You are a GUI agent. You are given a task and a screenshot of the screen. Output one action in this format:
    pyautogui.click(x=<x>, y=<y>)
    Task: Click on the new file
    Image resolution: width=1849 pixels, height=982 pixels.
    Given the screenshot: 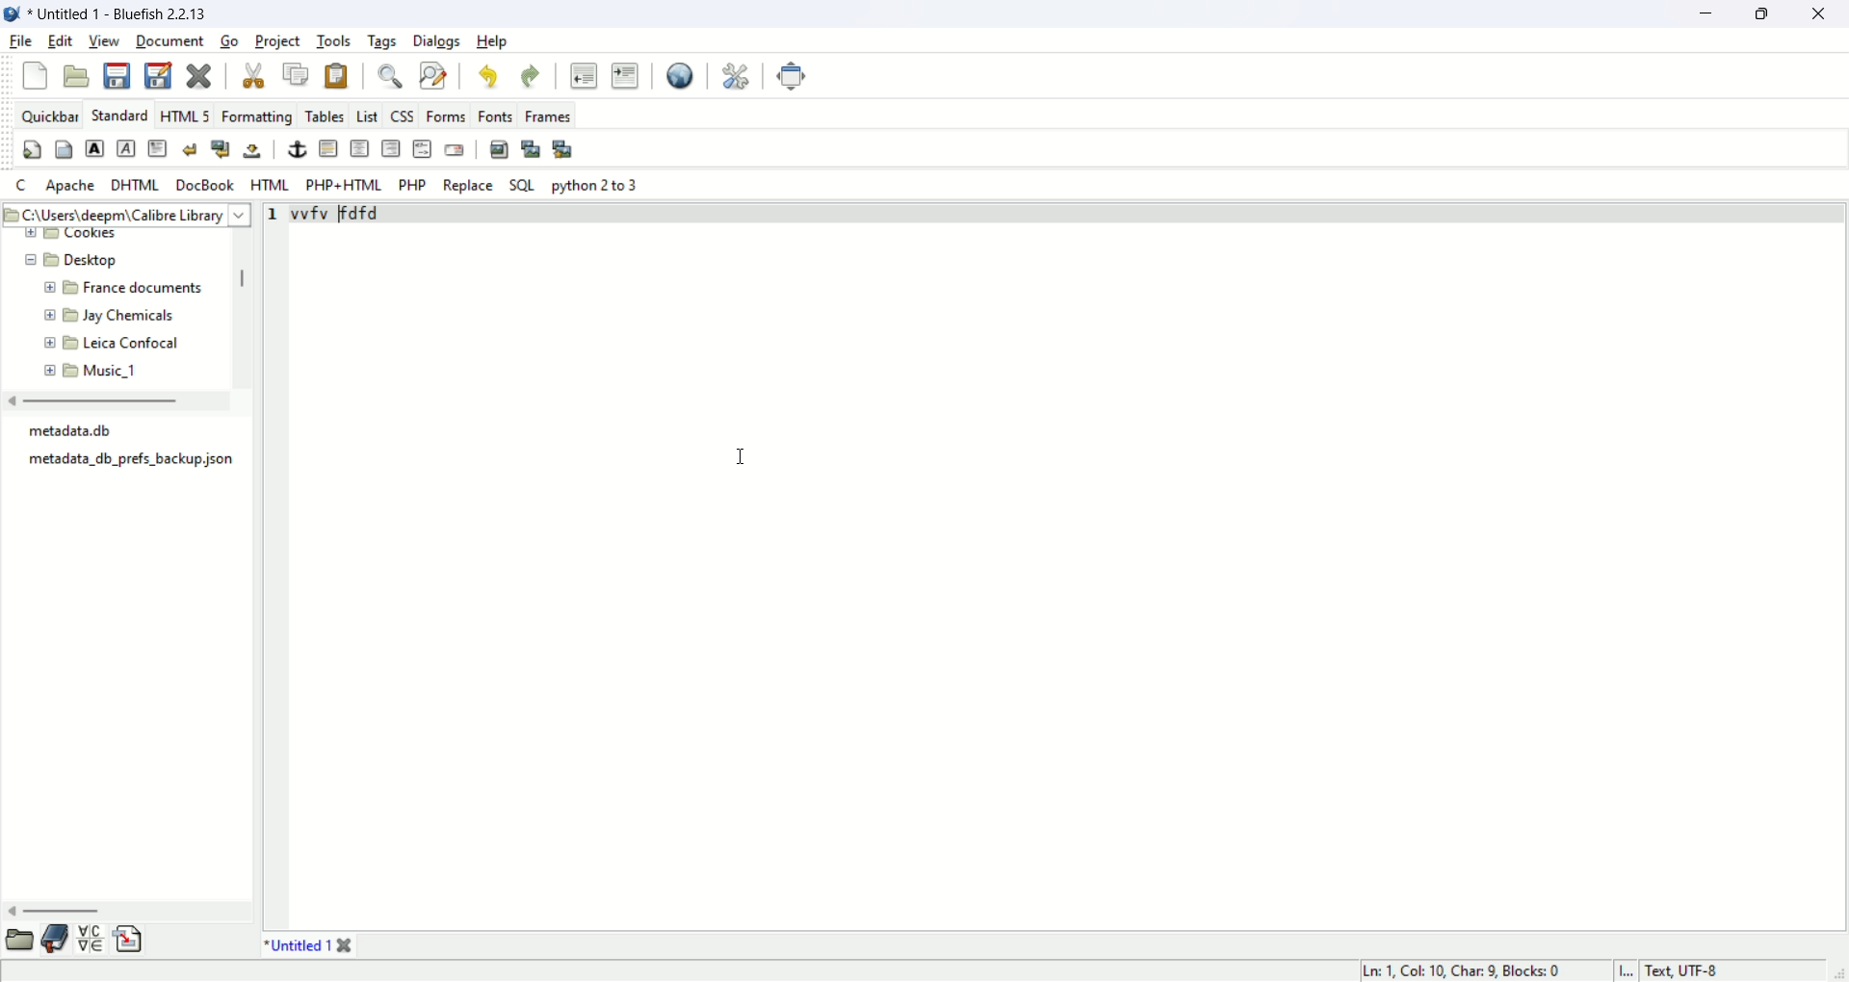 What is the action you would take?
    pyautogui.click(x=37, y=75)
    